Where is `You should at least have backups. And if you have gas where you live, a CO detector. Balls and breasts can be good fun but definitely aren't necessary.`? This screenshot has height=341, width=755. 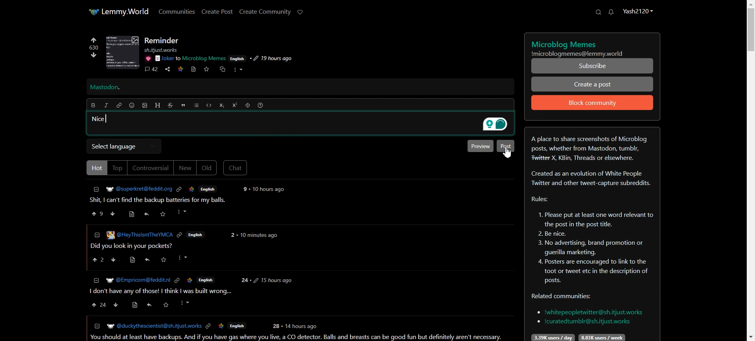
You should at least have backups. And if you have gas where you live, a CO detector. Balls and breasts can be good fun but definitely aren't necessary. is located at coordinates (298, 337).